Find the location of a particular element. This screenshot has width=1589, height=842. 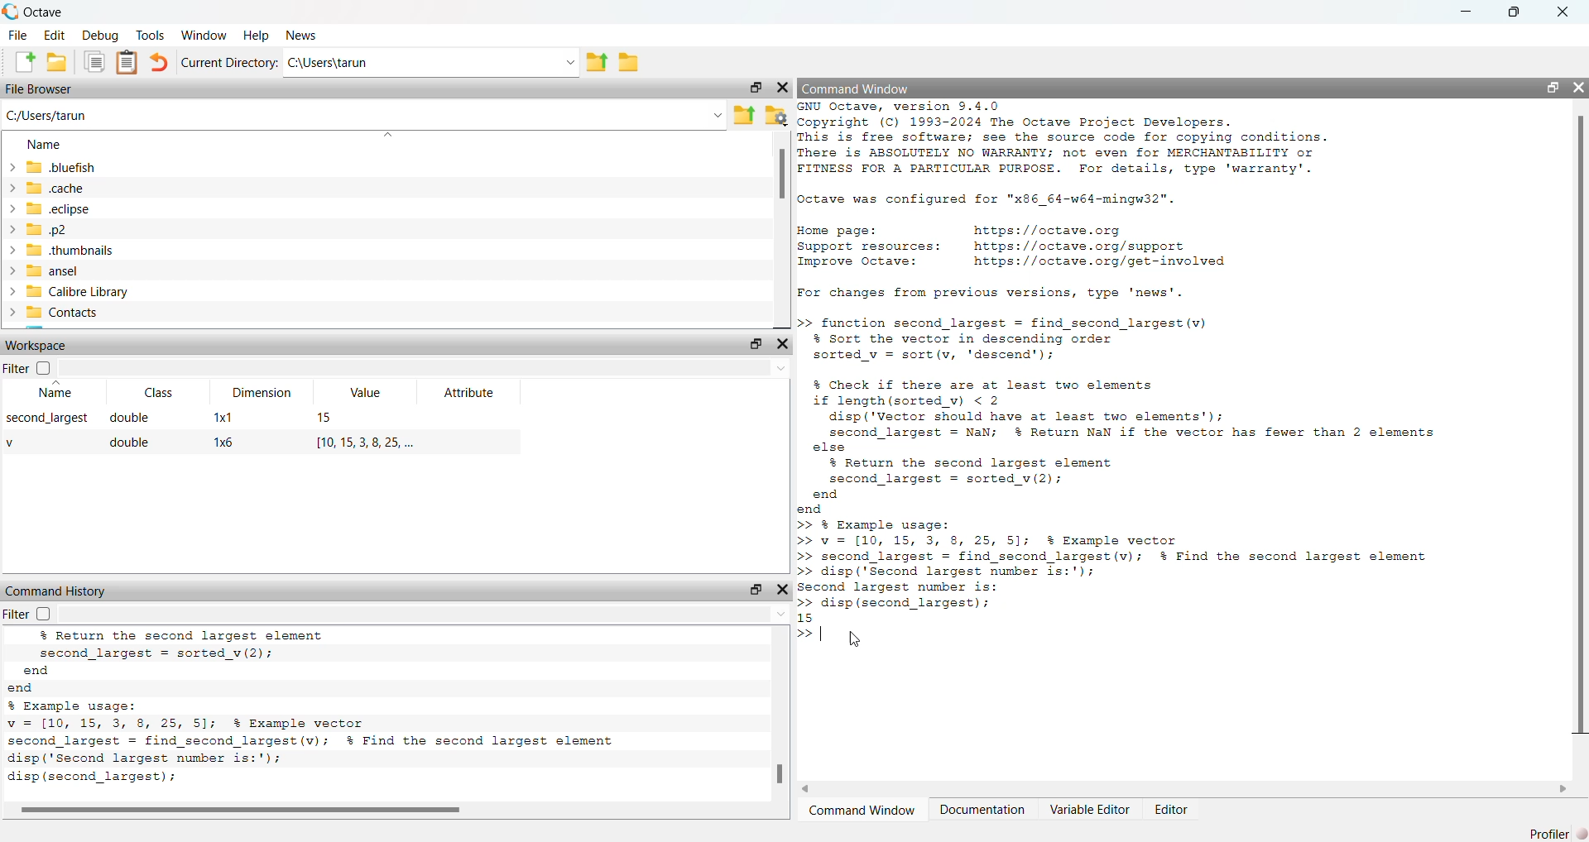

filter is located at coordinates (31, 367).